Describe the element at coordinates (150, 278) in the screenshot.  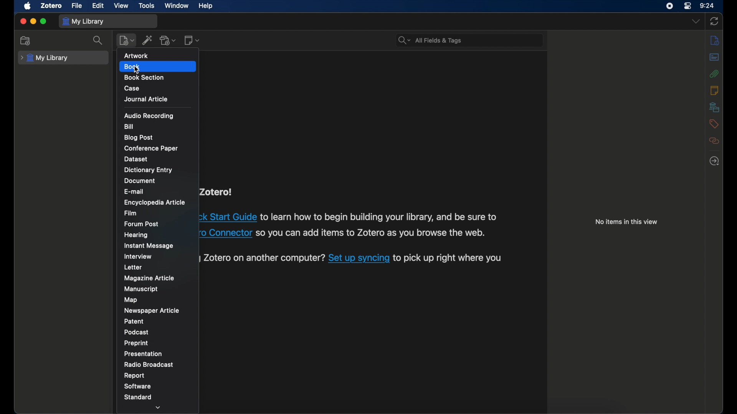
I see `magazine article` at that location.